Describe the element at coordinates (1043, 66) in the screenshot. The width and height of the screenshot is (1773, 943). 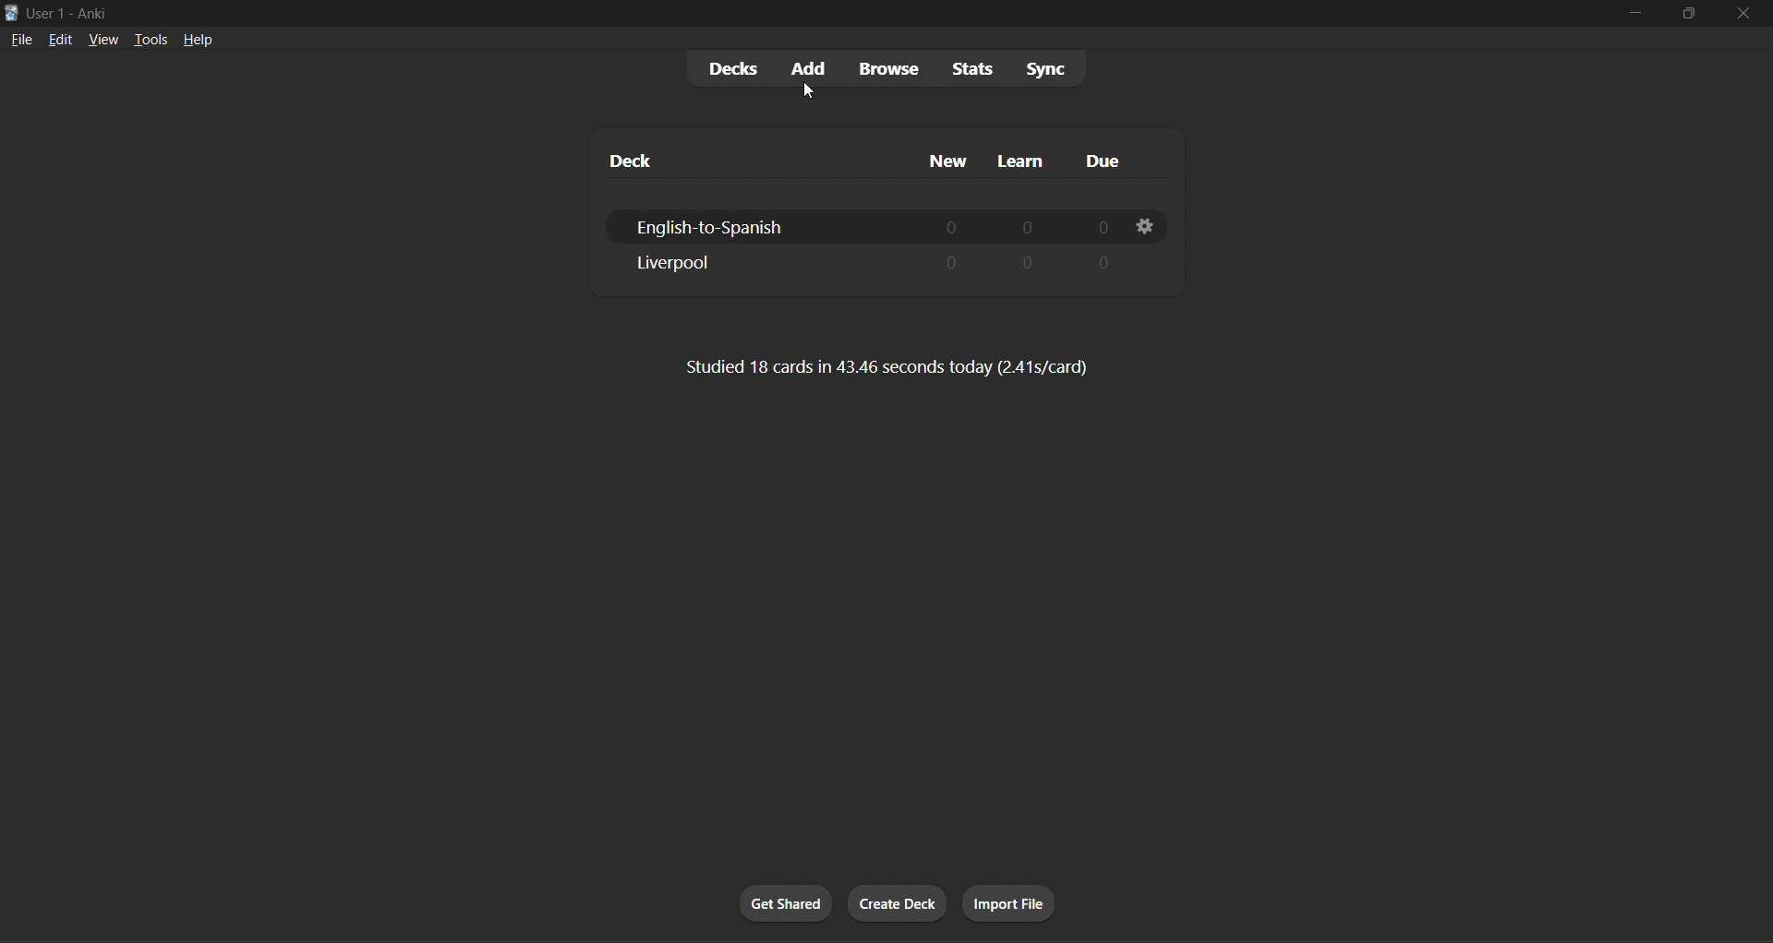
I see `sync` at that location.